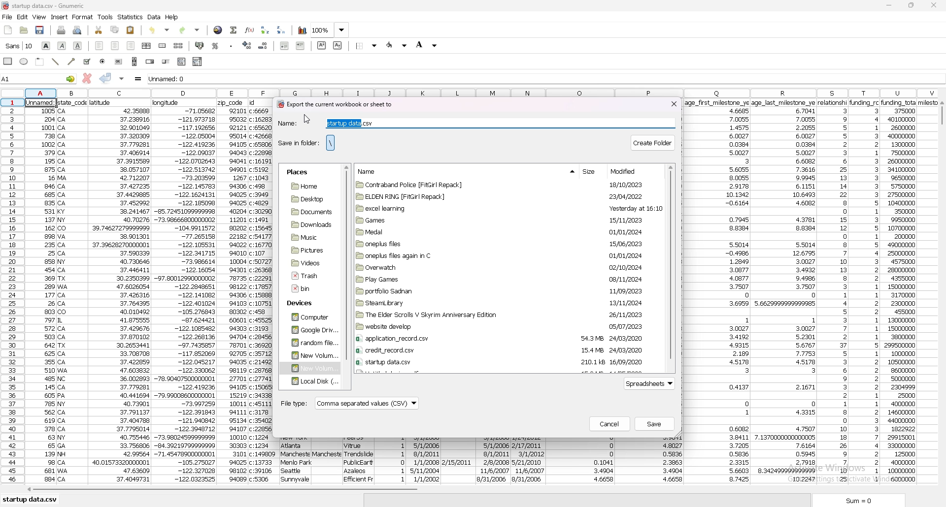 This screenshot has height=507, width=946. I want to click on spin button, so click(150, 62).